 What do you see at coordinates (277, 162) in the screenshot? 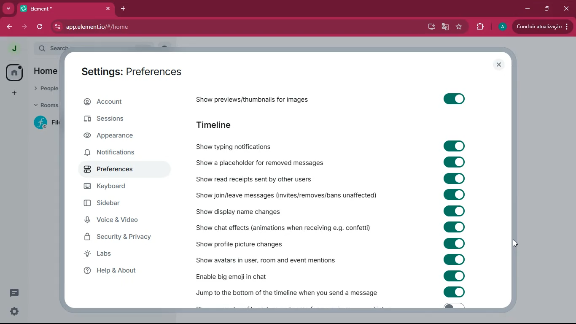
I see `show a placeholder for removed messages` at bounding box center [277, 162].